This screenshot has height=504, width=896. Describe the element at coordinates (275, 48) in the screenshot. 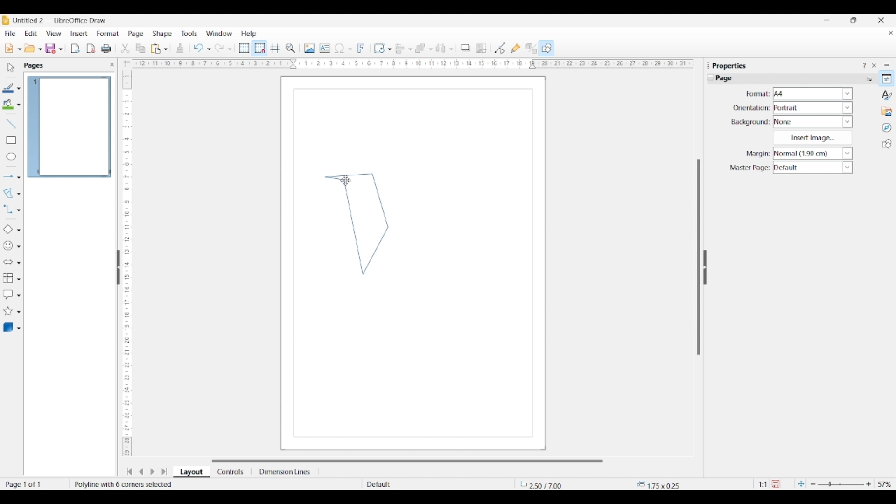

I see `Helplines while moving` at that location.